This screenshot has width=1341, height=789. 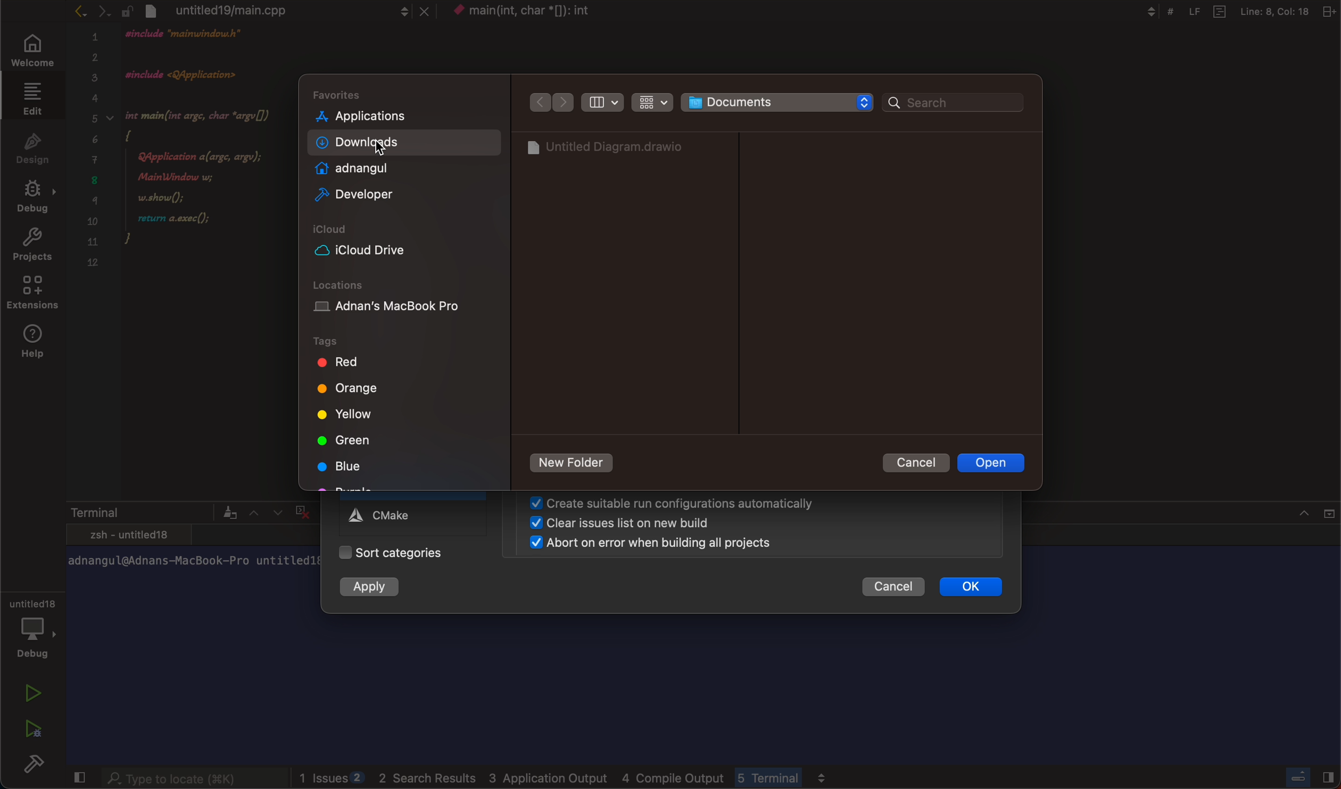 I want to click on build, so click(x=31, y=765).